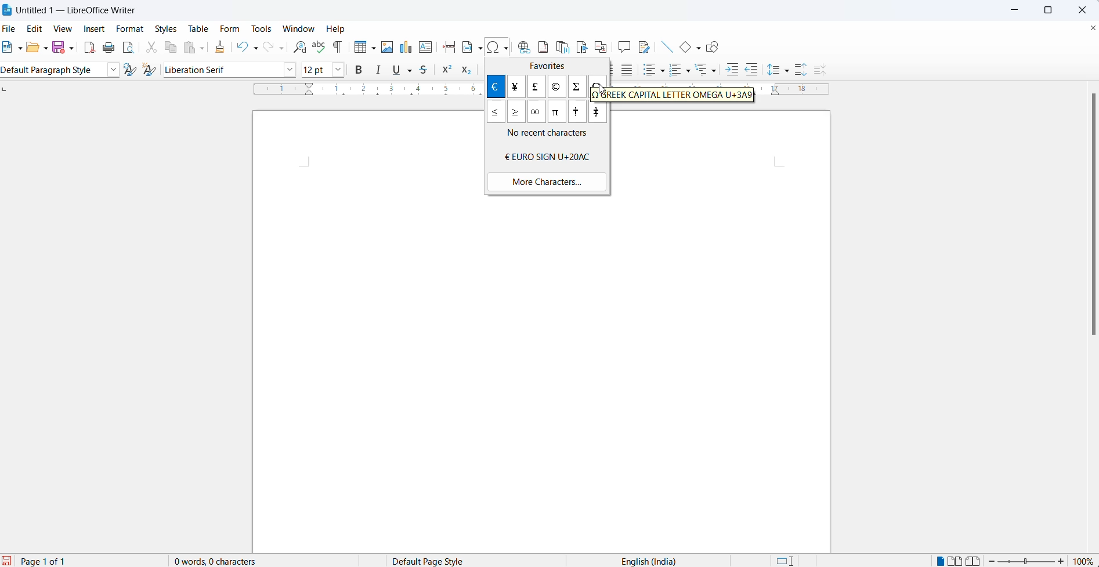  What do you see at coordinates (536, 86) in the screenshot?
I see `pound` at bounding box center [536, 86].